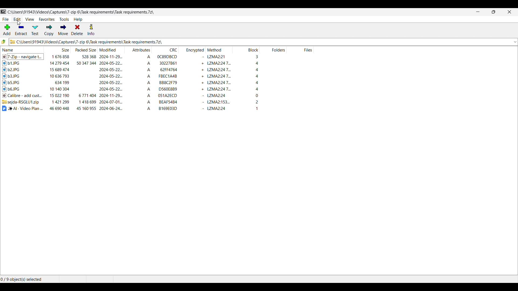 Image resolution: width=518 pixels, height=291 pixels. I want to click on CRC, so click(165, 84).